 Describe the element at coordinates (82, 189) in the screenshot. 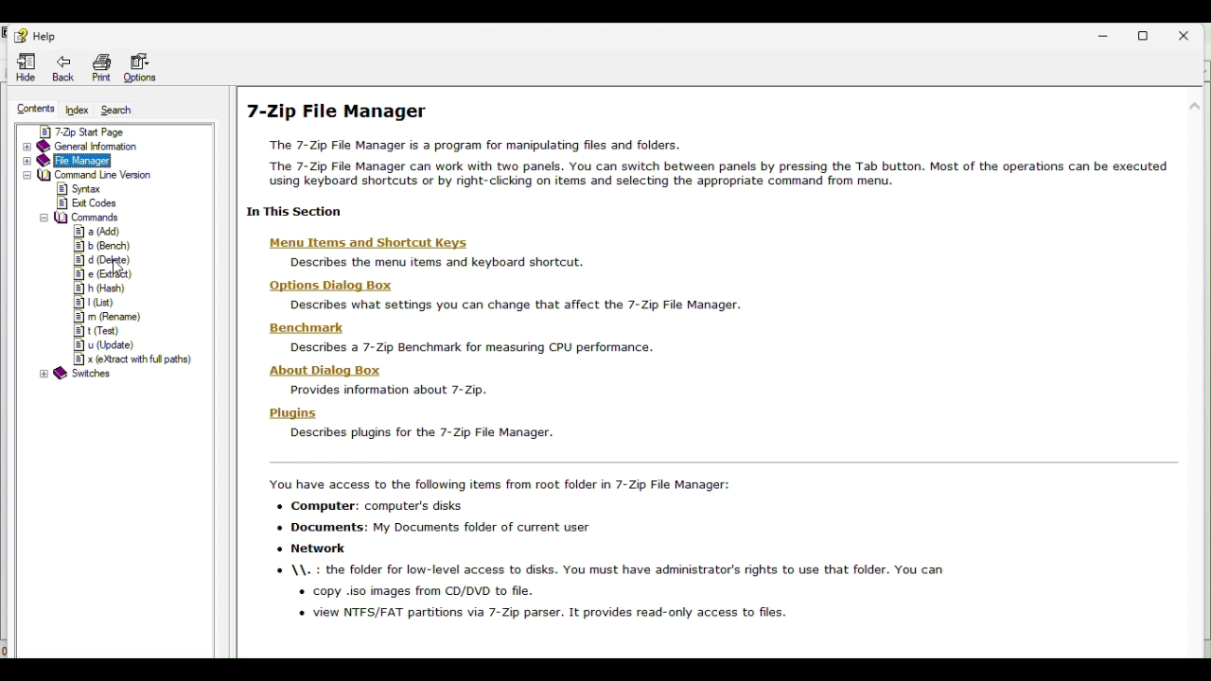

I see `syntax` at that location.